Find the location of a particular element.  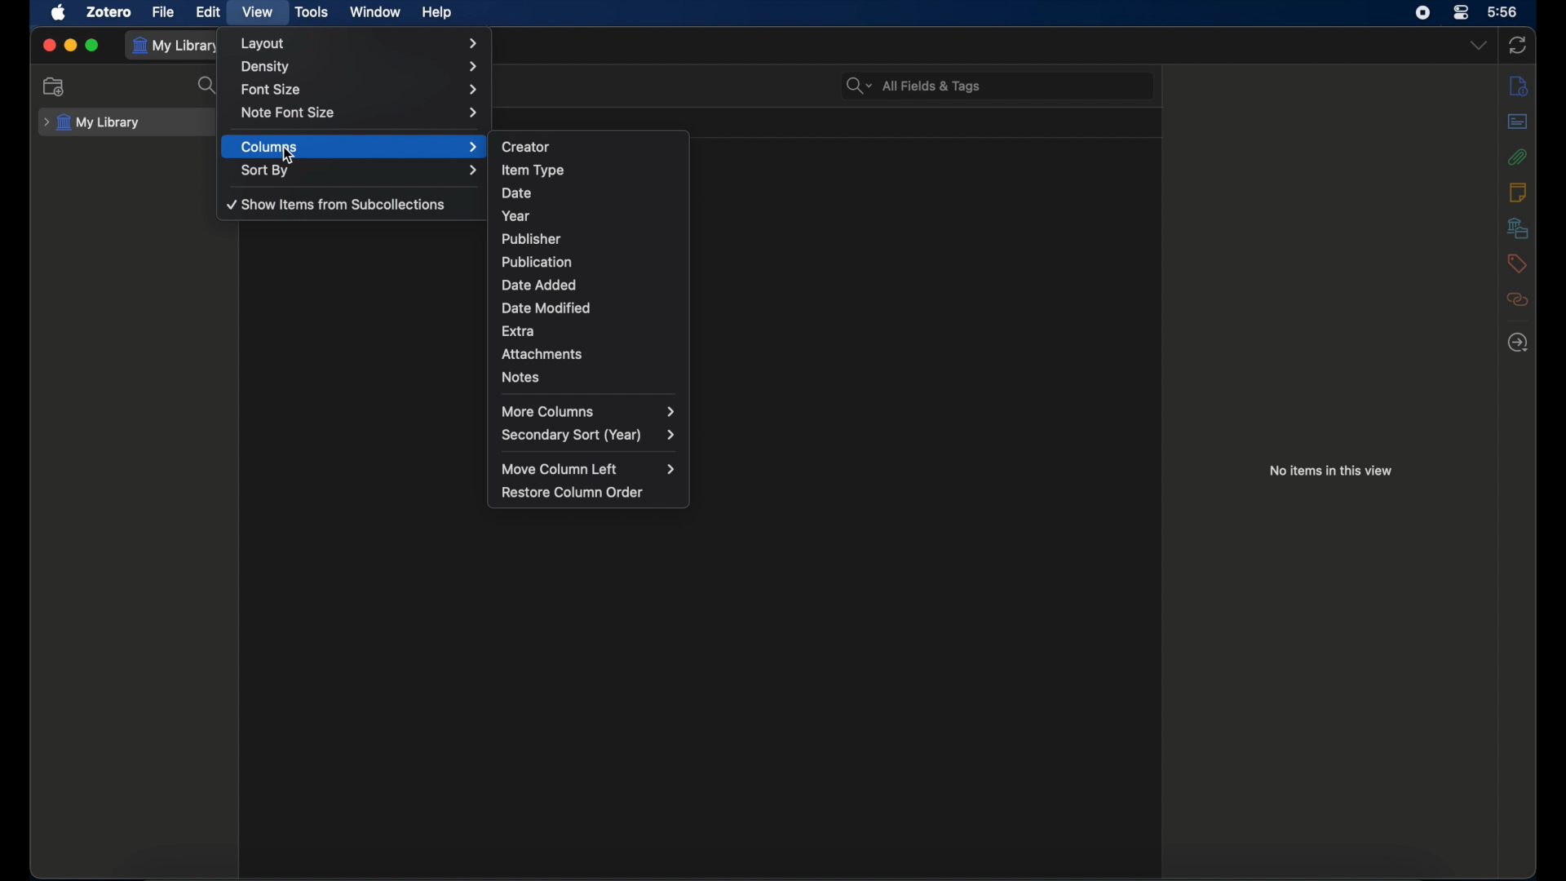

note font size is located at coordinates (361, 113).